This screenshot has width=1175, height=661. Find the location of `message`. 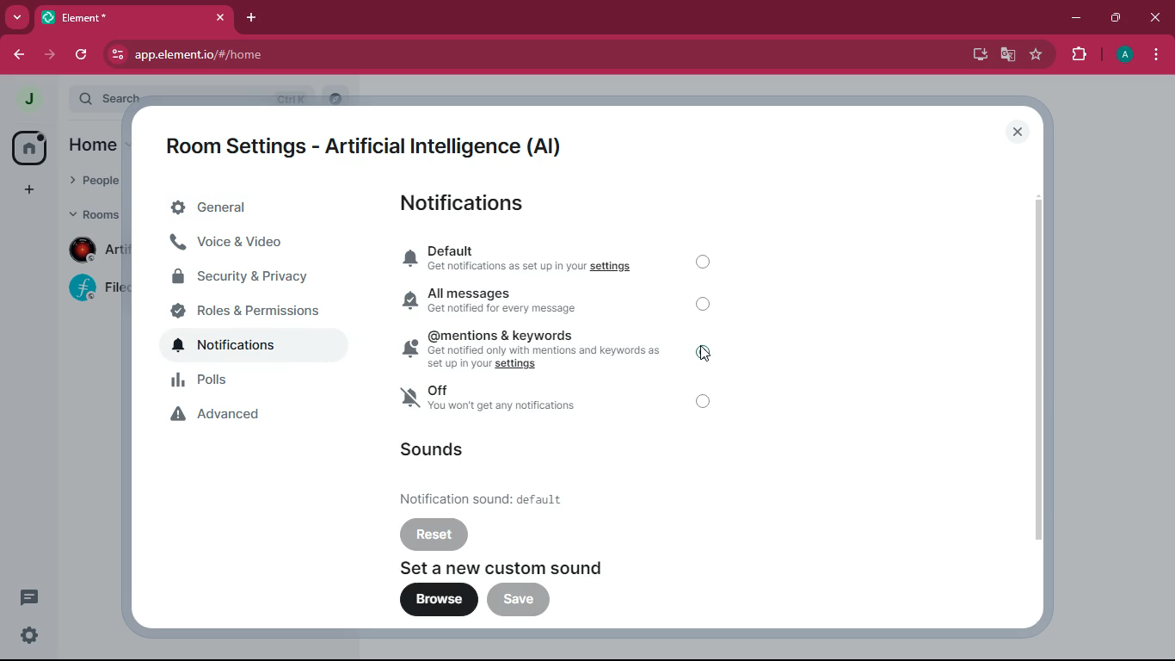

message is located at coordinates (28, 597).